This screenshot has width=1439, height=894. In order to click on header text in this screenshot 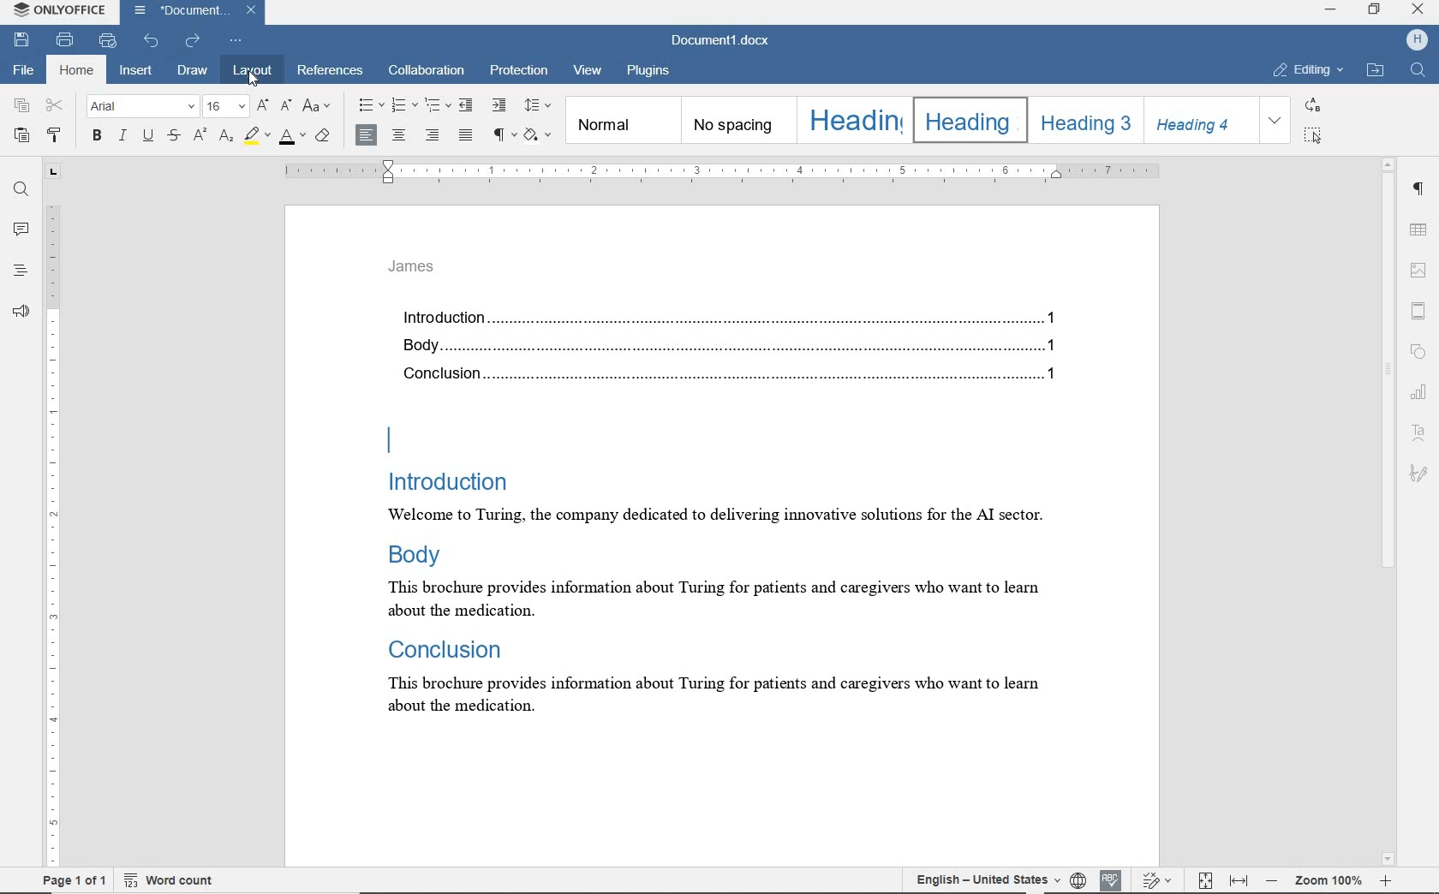, I will do `click(420, 271)`.